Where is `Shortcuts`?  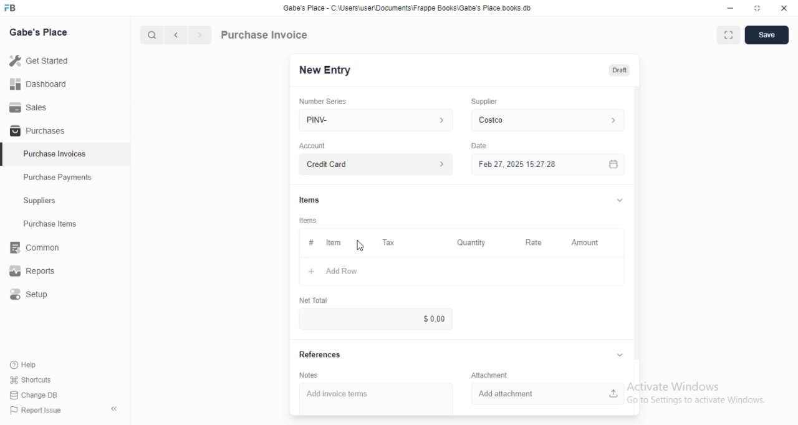 Shortcuts is located at coordinates (31, 380).